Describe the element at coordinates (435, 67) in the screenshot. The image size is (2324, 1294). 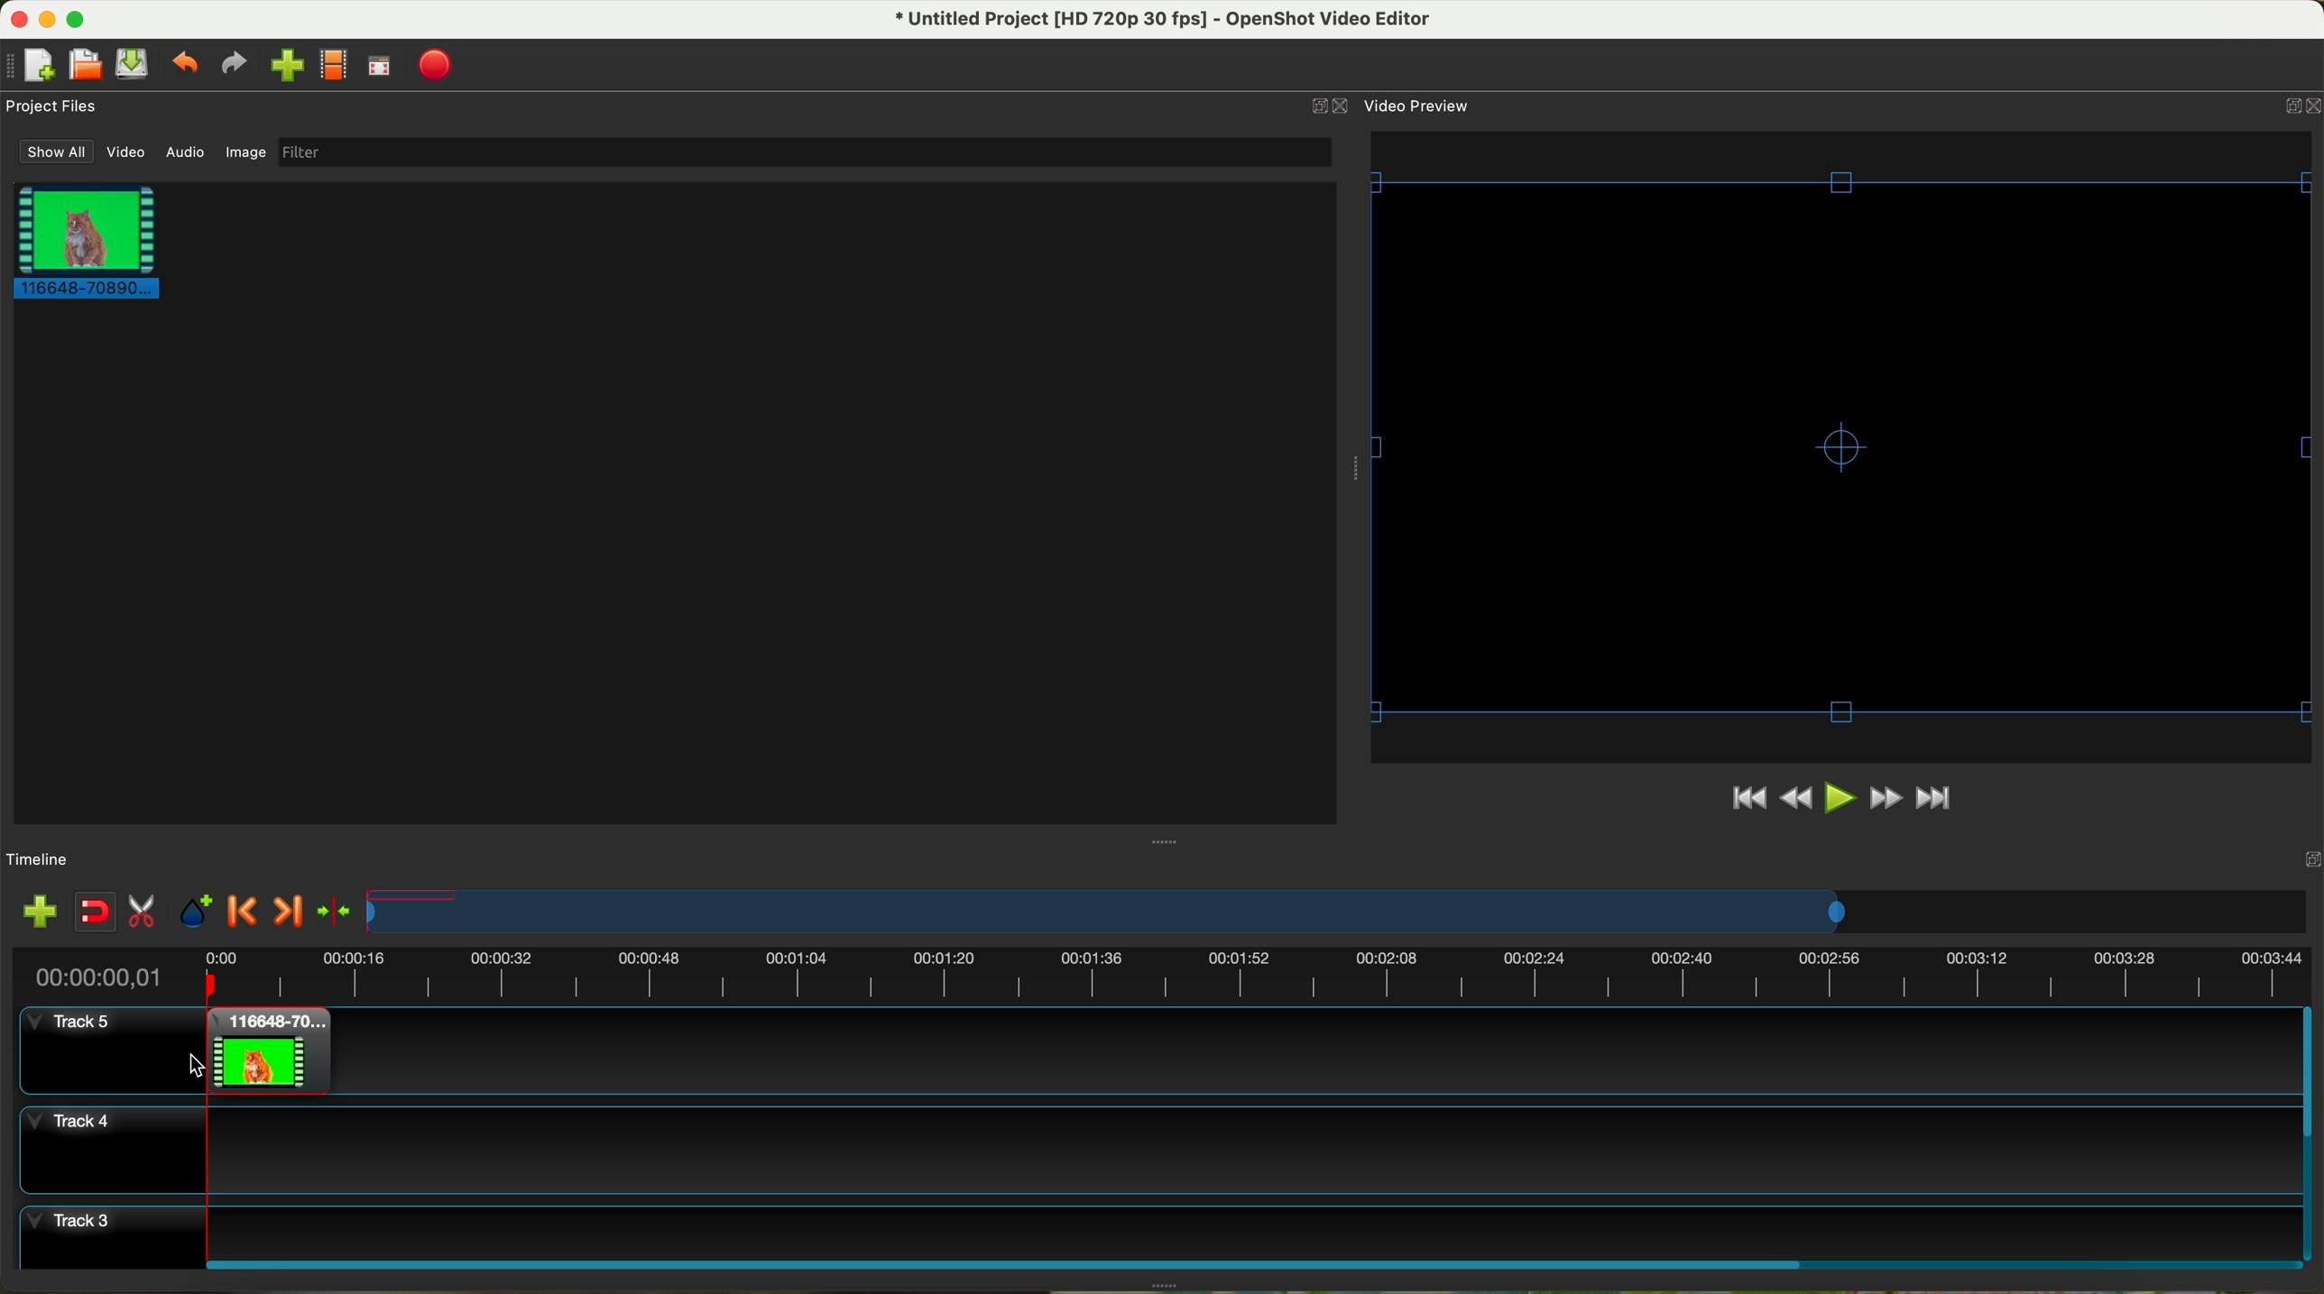
I see `export video` at that location.